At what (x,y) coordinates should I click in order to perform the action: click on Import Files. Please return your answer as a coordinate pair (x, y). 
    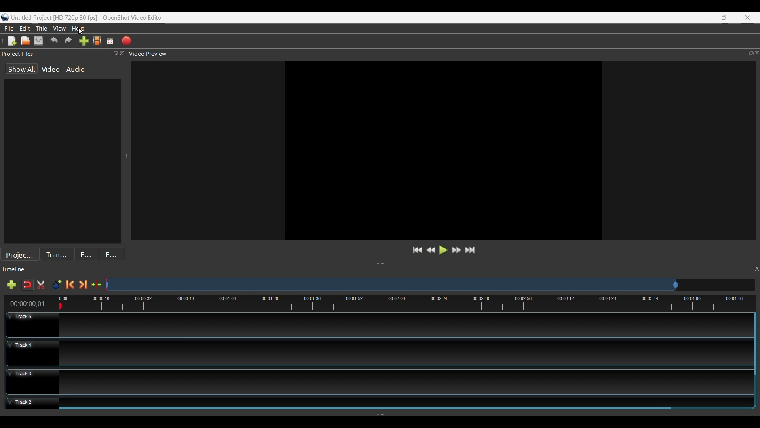
    Looking at the image, I should click on (82, 41).